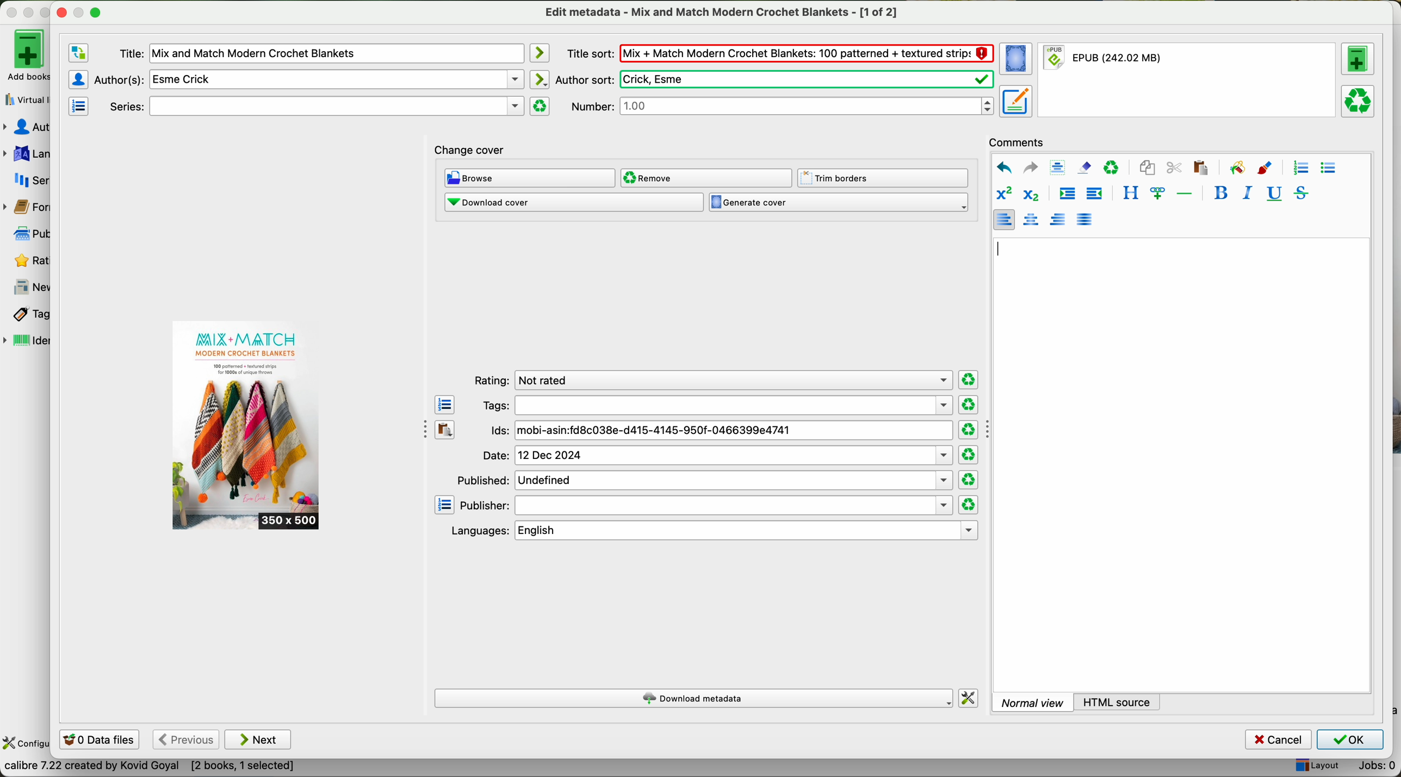 This screenshot has height=777, width=1401. What do you see at coordinates (1349, 739) in the screenshot?
I see `OK` at bounding box center [1349, 739].